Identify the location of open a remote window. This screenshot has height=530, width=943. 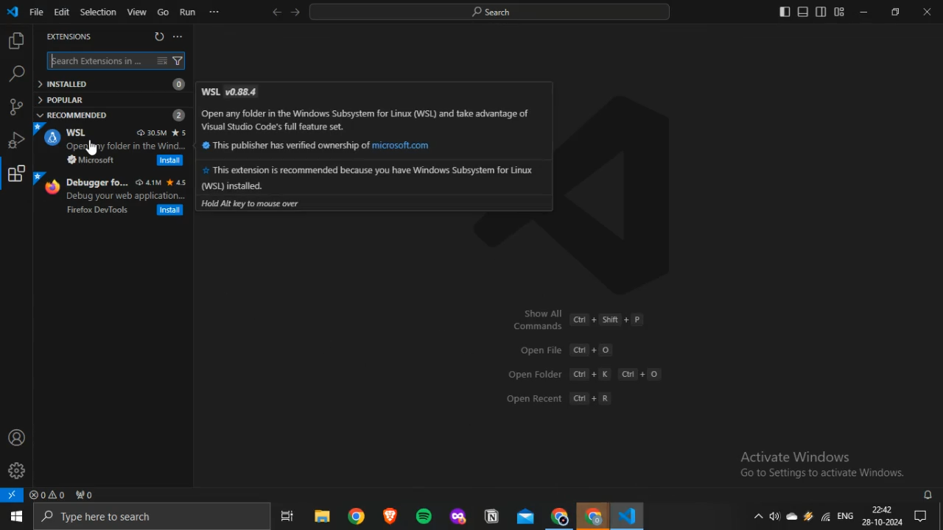
(13, 495).